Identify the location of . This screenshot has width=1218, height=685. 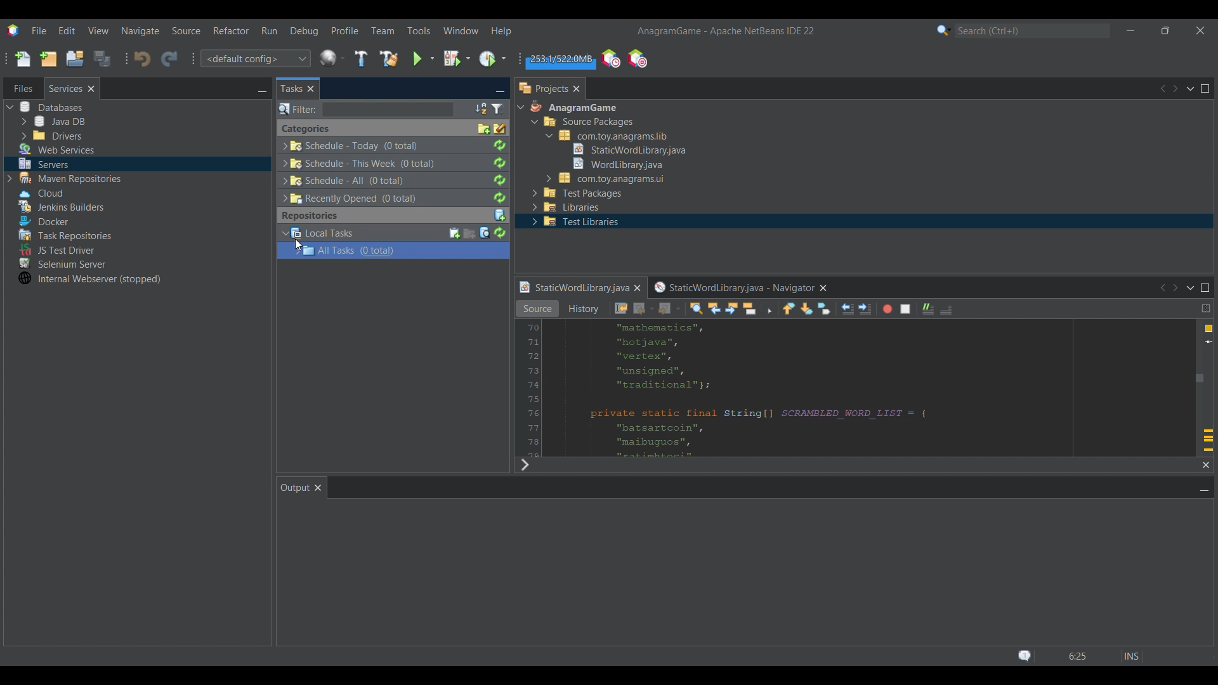
(613, 162).